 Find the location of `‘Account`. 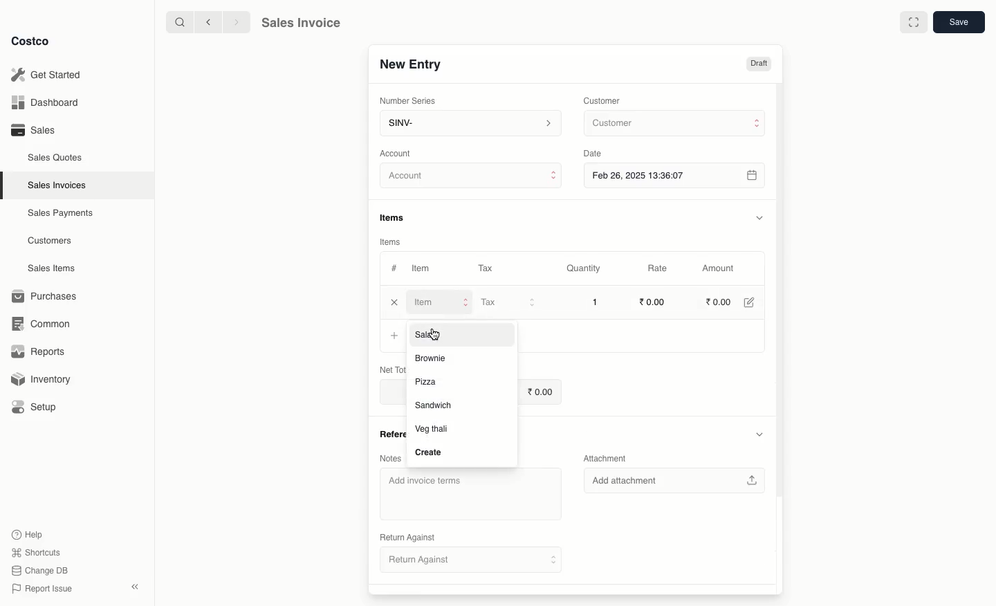

‘Account is located at coordinates (398, 153).